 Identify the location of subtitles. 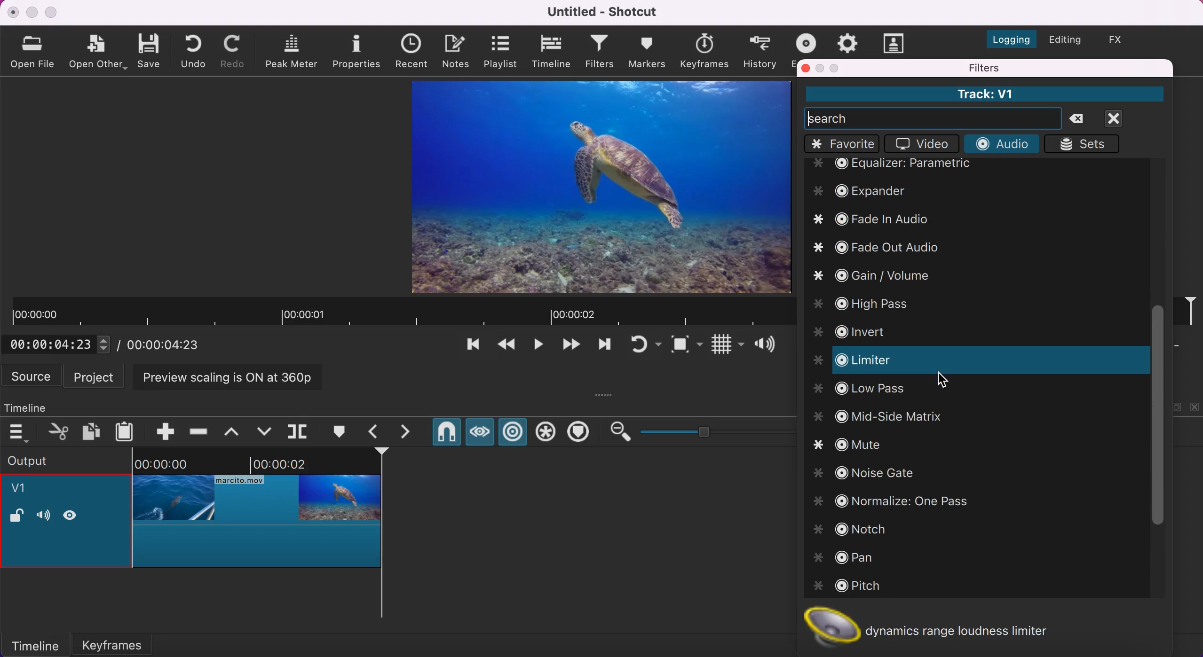
(895, 43).